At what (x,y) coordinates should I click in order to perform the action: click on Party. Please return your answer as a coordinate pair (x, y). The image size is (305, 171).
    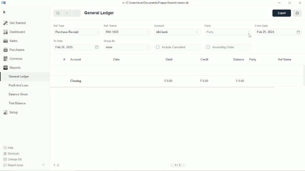
    Looking at the image, I should click on (252, 59).